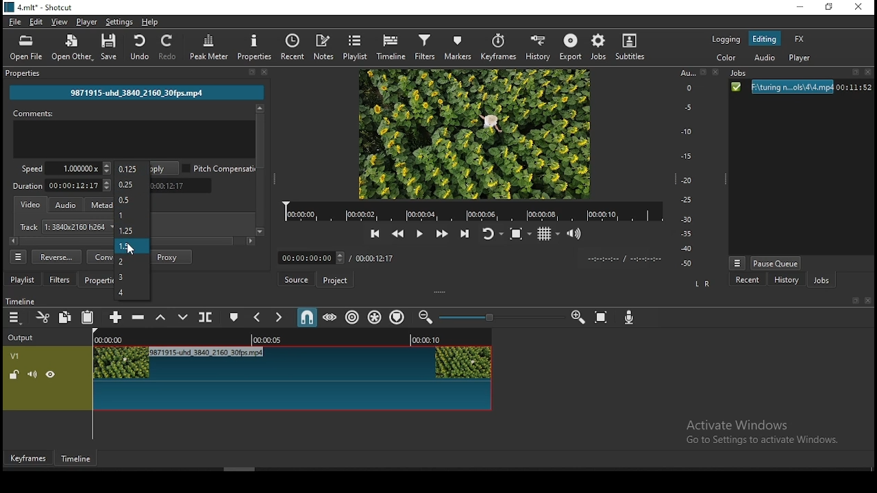  What do you see at coordinates (539, 47) in the screenshot?
I see `history` at bounding box center [539, 47].